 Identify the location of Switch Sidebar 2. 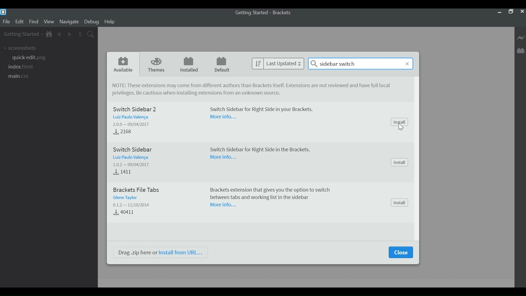
(138, 109).